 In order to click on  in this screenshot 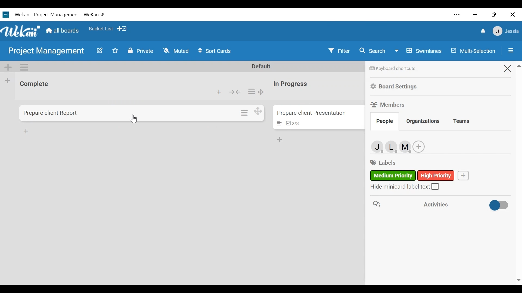, I will do `click(251, 92)`.